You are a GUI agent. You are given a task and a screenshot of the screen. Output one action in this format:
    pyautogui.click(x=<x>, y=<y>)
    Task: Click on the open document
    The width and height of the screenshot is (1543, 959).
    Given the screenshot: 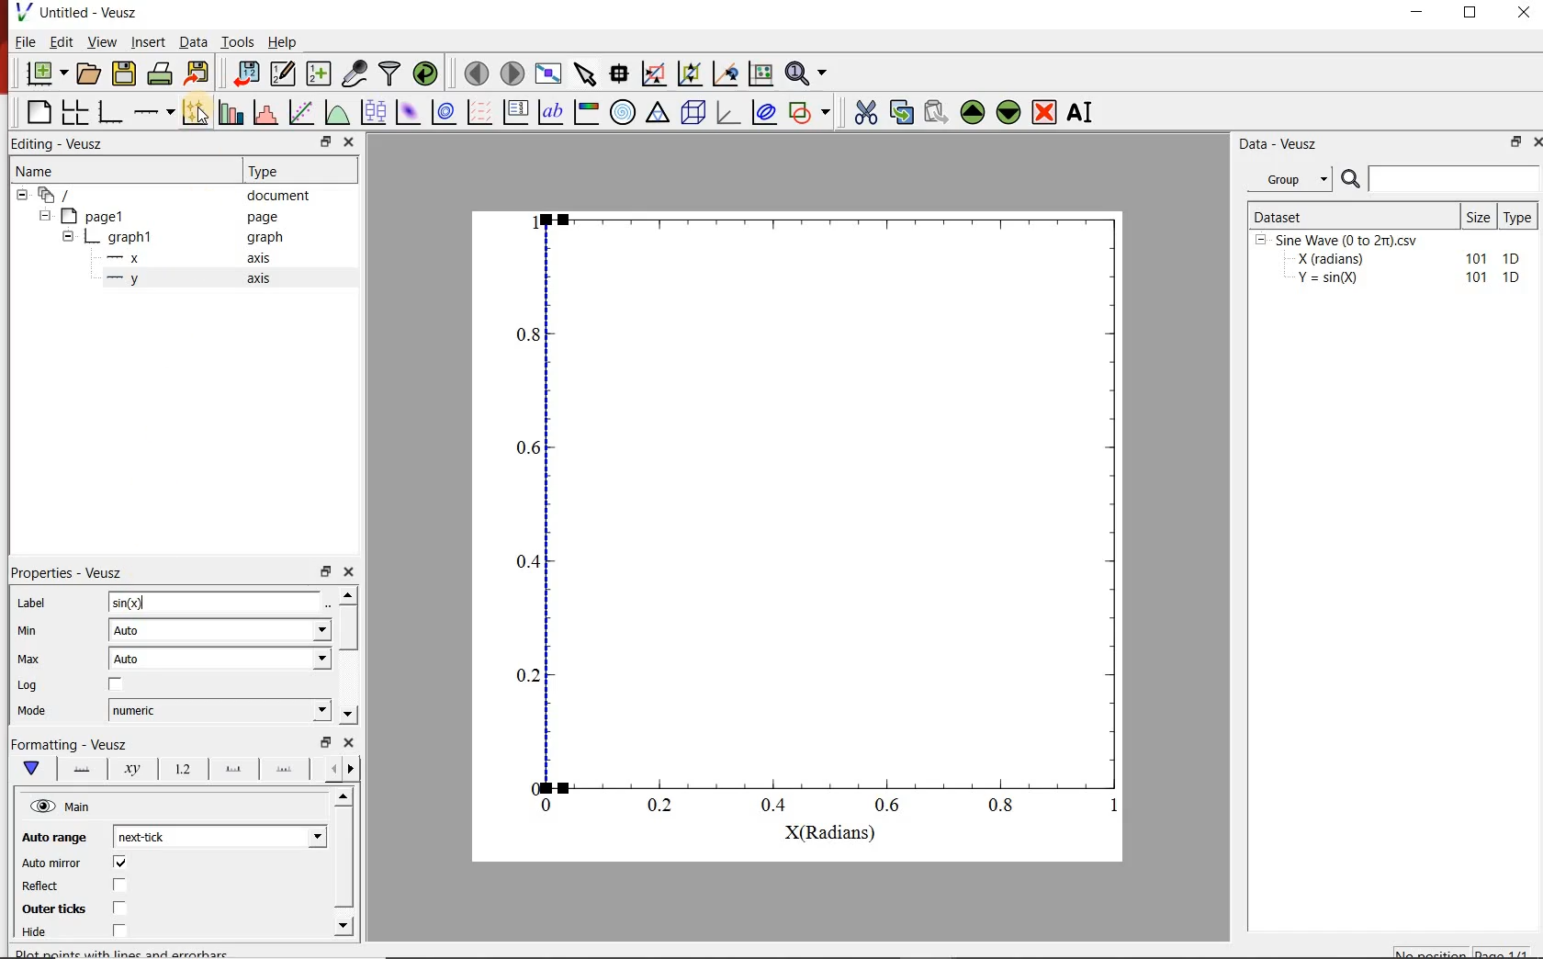 What is the action you would take?
    pyautogui.click(x=89, y=73)
    